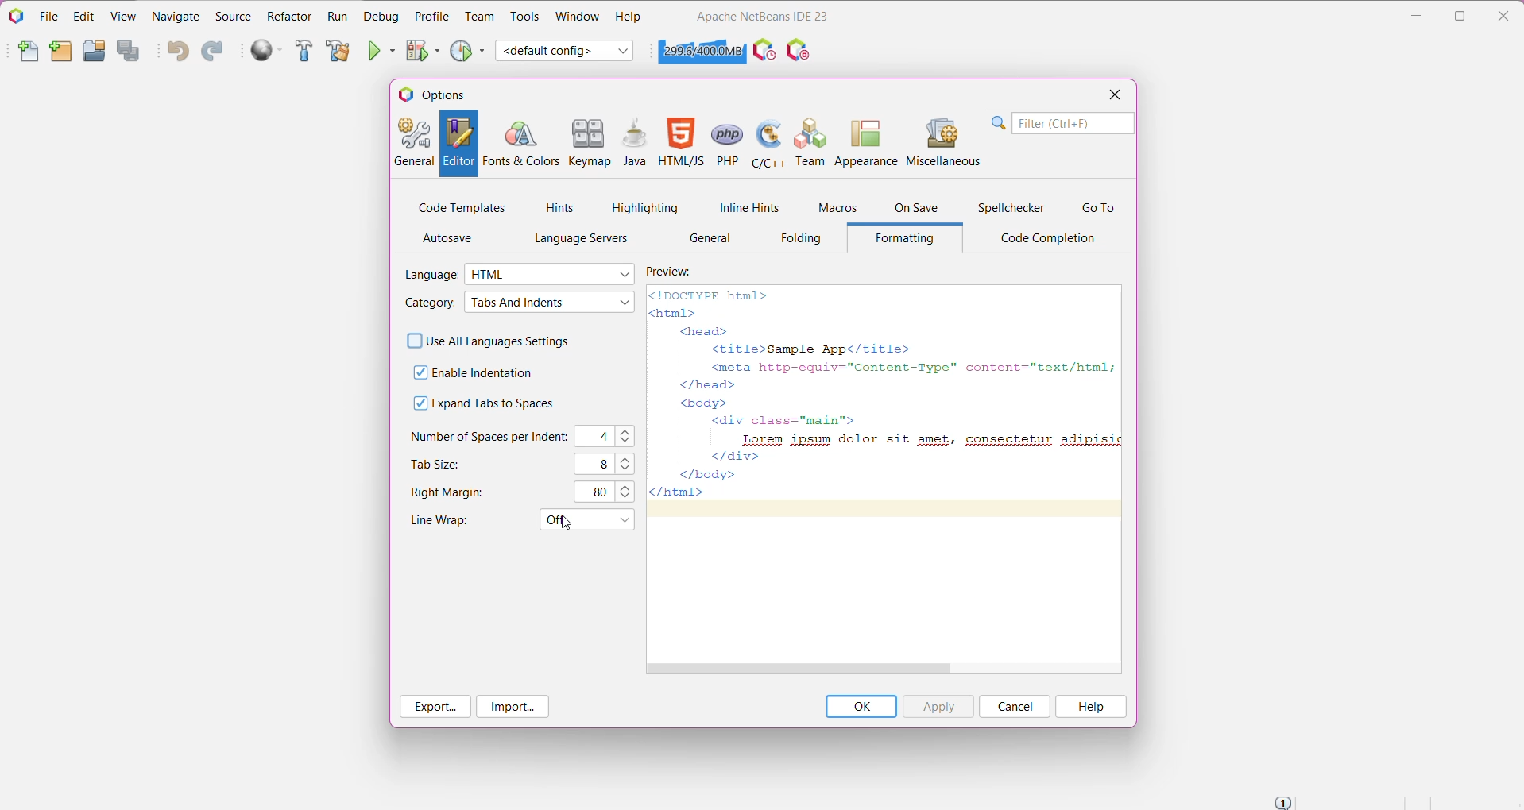 The width and height of the screenshot is (1524, 810). Describe the element at coordinates (93, 51) in the screenshot. I see `Open Project` at that location.